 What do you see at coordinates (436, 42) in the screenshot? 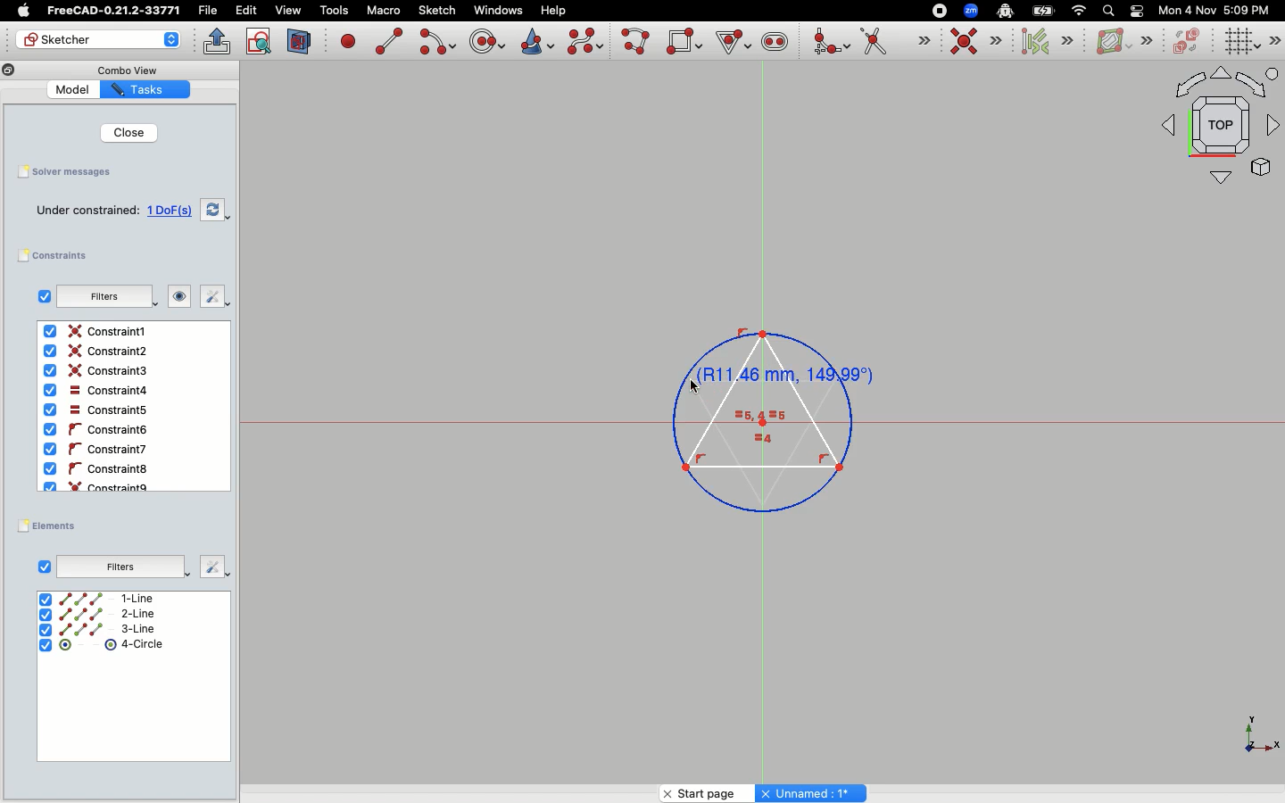
I see `Create arc` at bounding box center [436, 42].